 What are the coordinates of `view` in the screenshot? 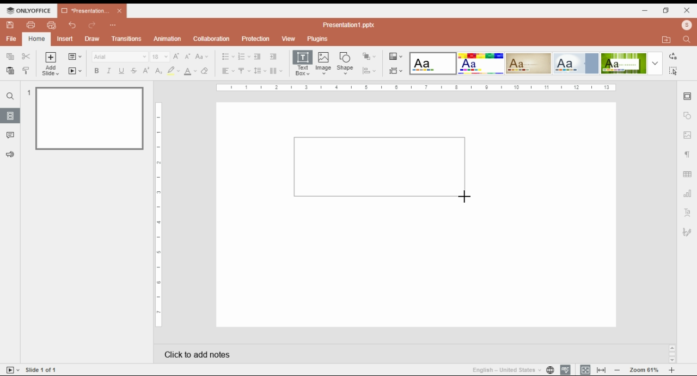 It's located at (289, 39).